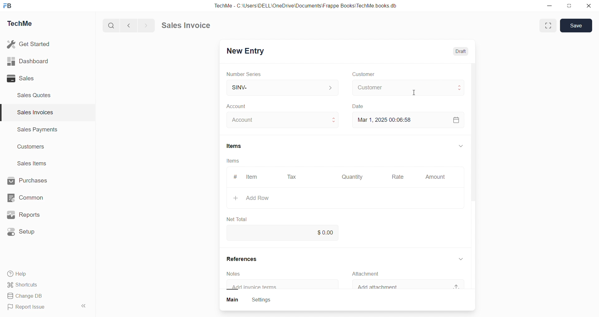 The height and width of the screenshot is (317, 599). I want to click on + Add Row, so click(260, 198).